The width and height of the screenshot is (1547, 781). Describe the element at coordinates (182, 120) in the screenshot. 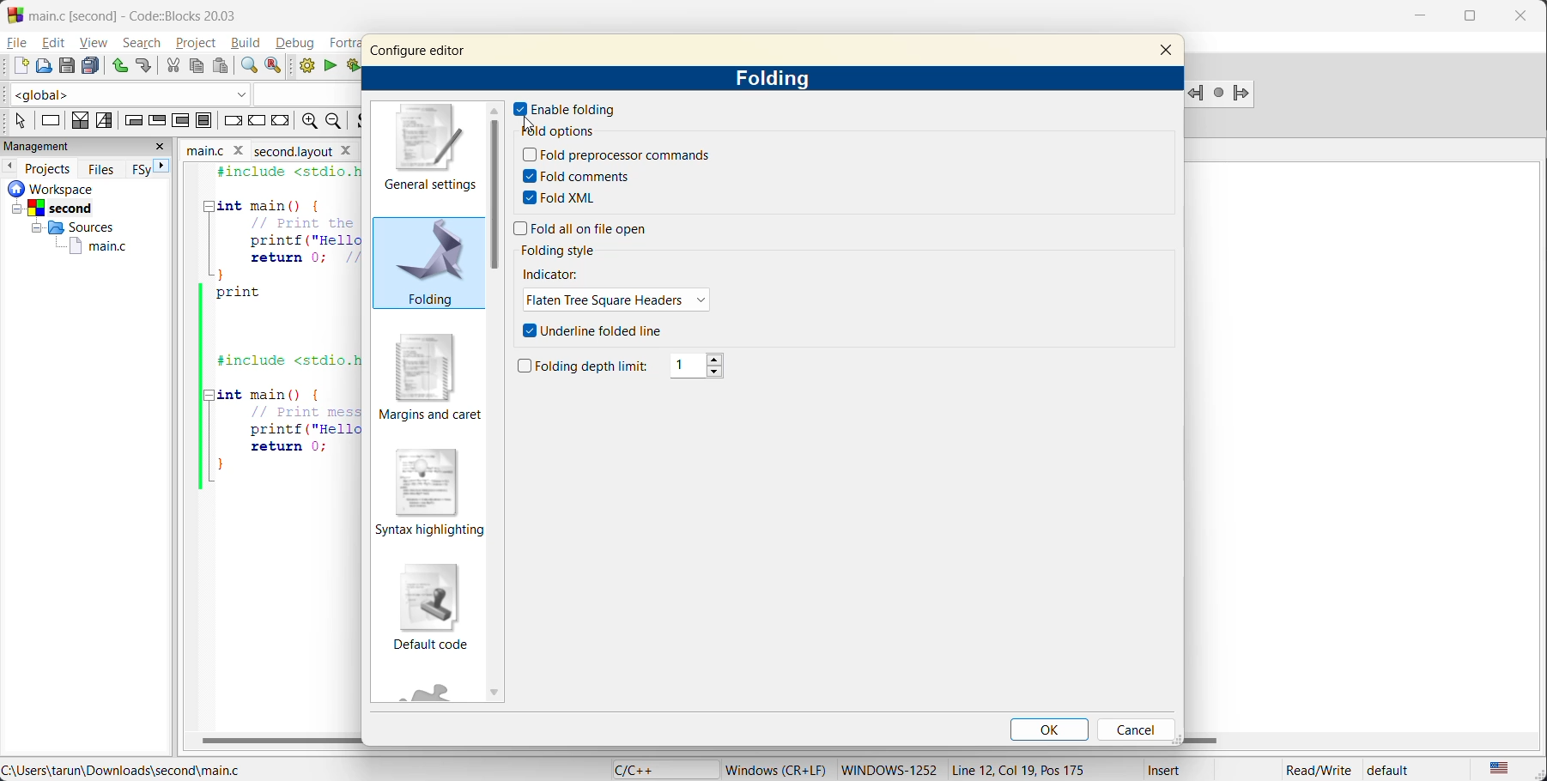

I see `counting loop` at that location.